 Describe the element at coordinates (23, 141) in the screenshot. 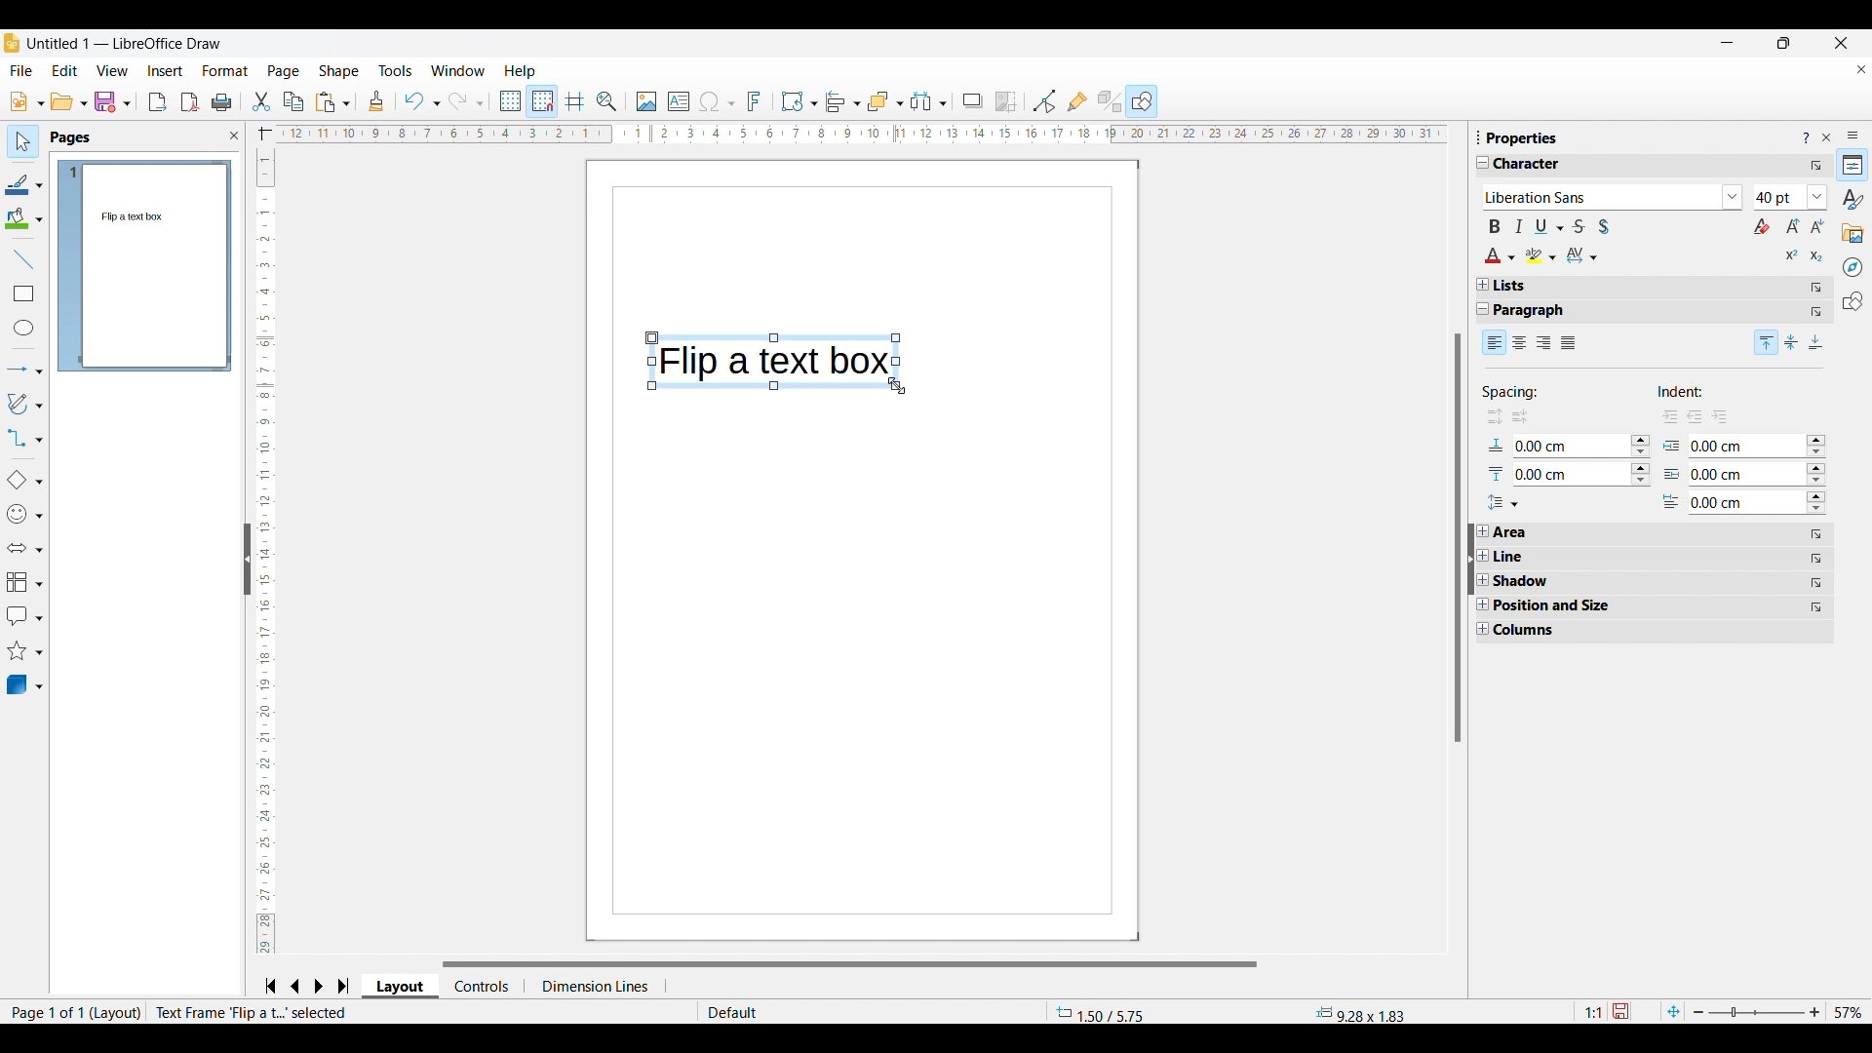

I see `Select, current selection` at that location.